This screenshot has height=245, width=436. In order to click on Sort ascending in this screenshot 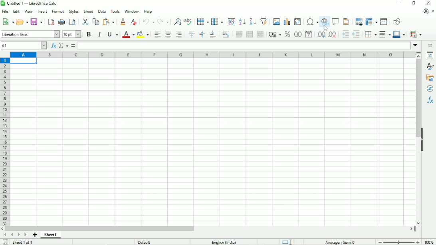, I will do `click(242, 22)`.